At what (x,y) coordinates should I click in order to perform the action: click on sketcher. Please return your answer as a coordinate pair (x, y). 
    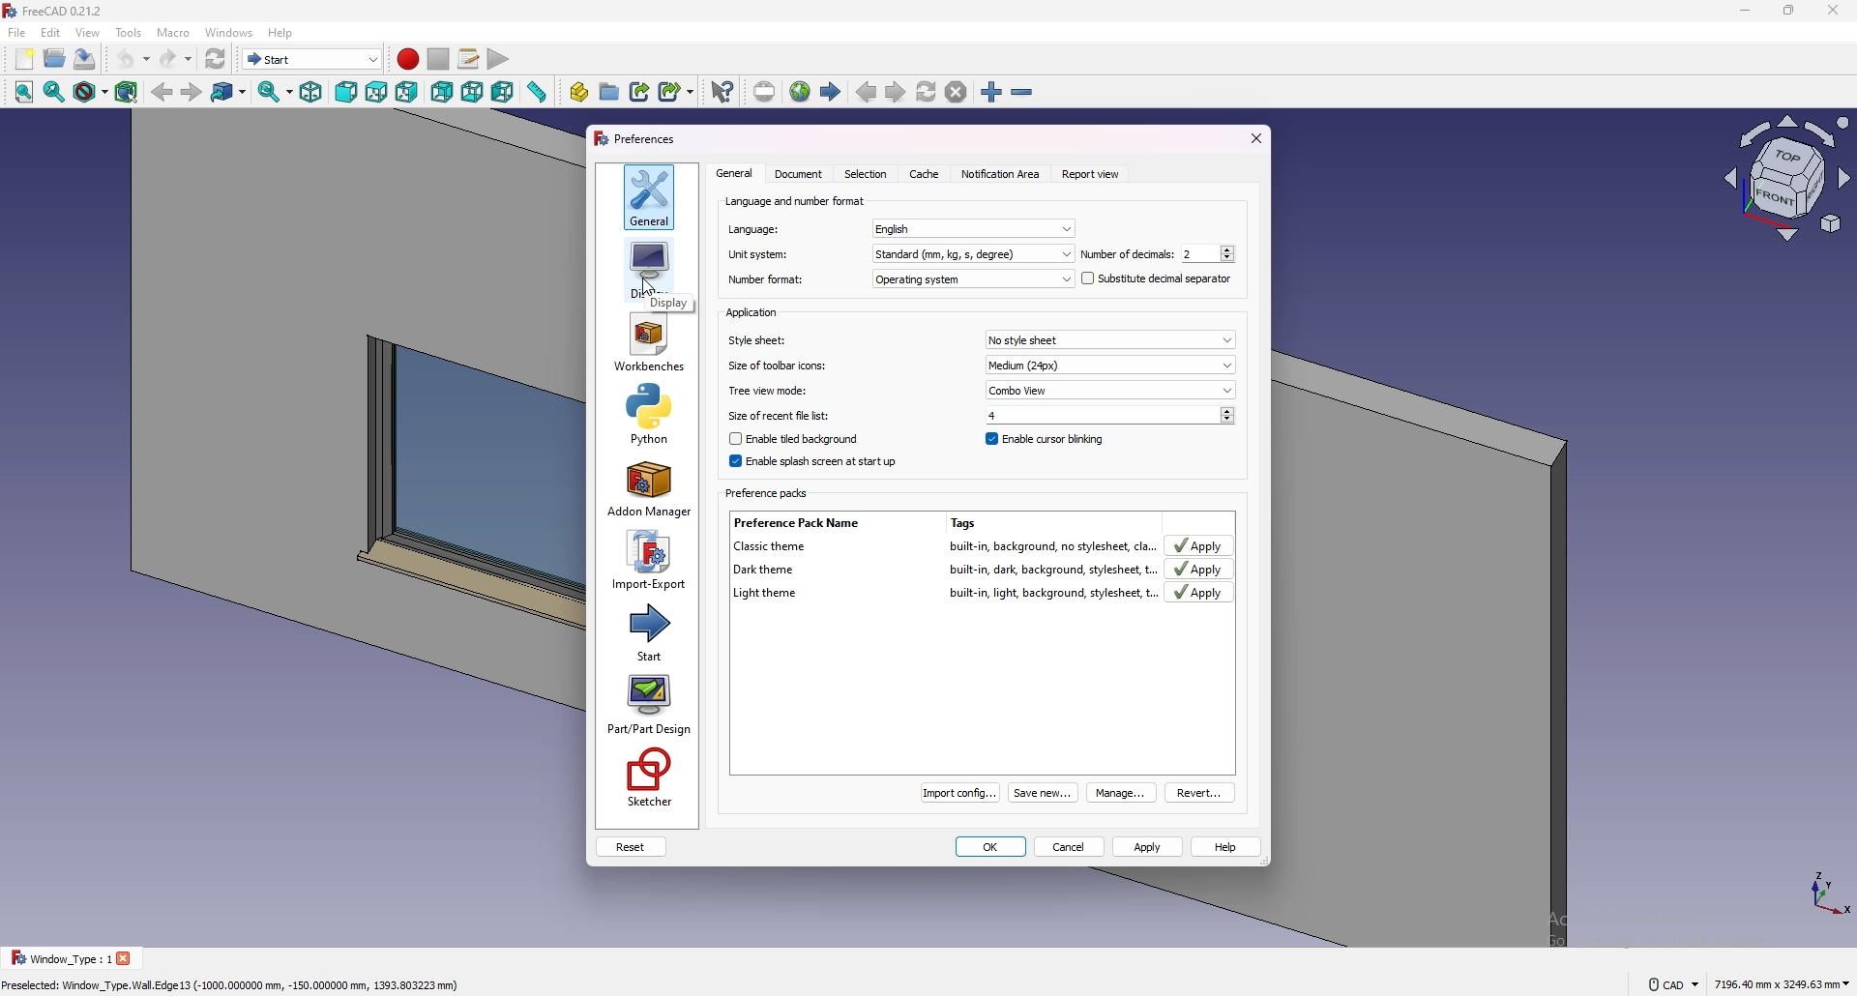
    Looking at the image, I should click on (647, 778).